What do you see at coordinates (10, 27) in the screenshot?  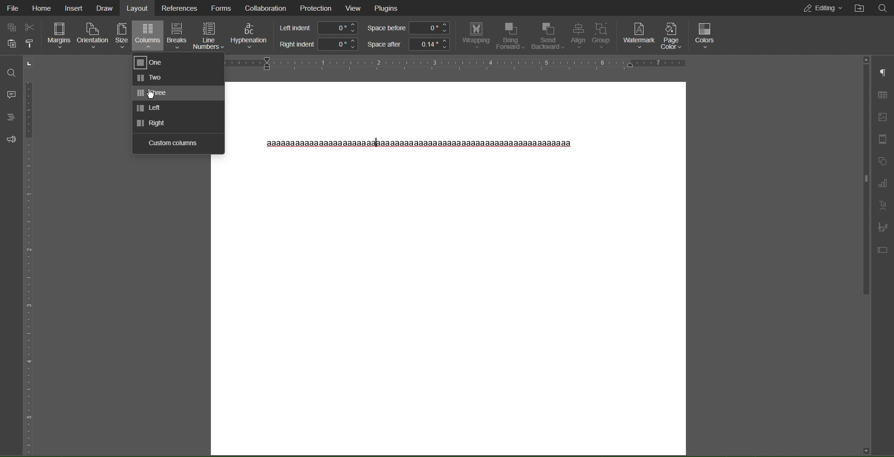 I see `copy` at bounding box center [10, 27].